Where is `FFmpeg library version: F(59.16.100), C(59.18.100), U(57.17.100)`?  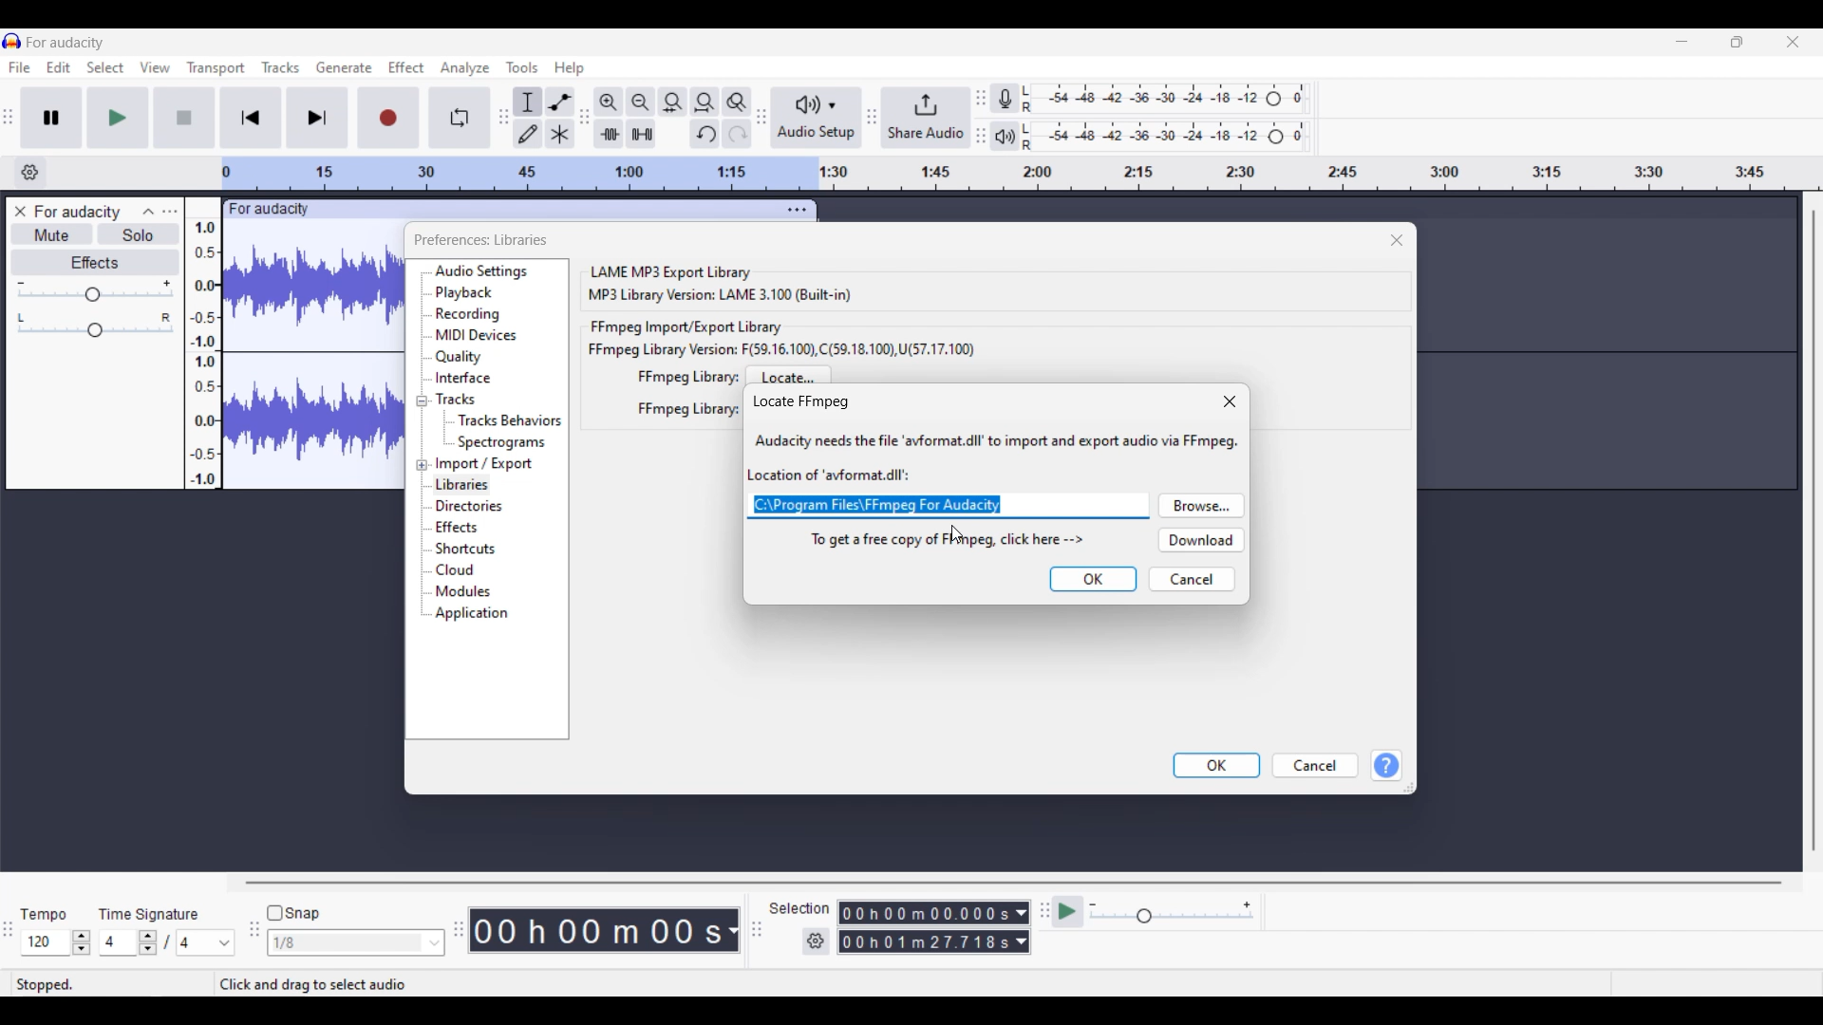 FFmpeg library version: F(59.16.100), C(59.18.100), U(57.17.100) is located at coordinates (781, 349).